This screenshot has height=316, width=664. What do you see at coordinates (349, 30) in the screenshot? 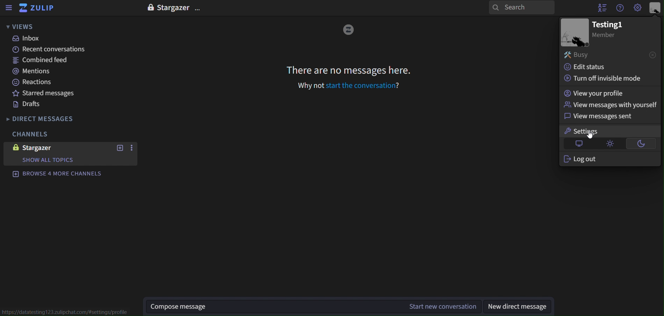
I see `image` at bounding box center [349, 30].